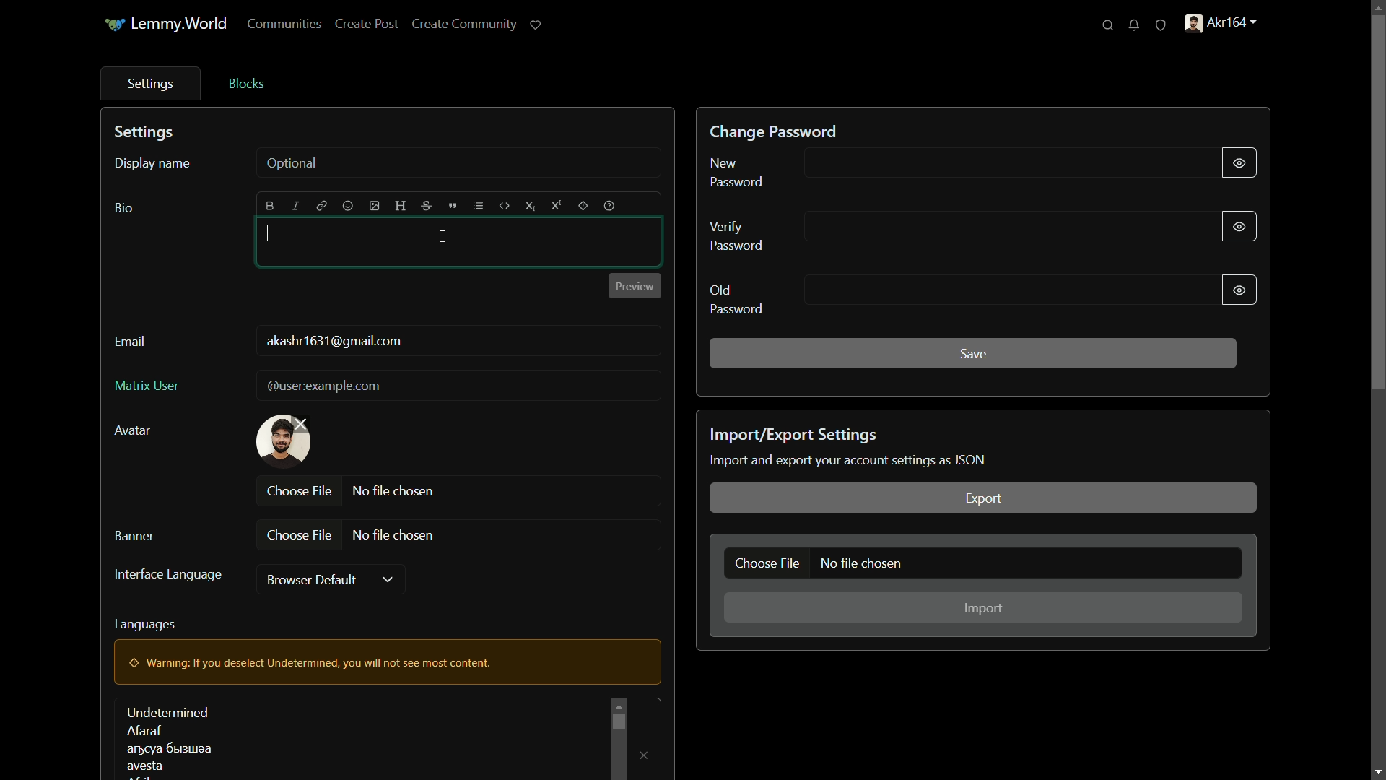 Image resolution: width=1386 pixels, height=780 pixels. I want to click on support lemmy.world, so click(536, 23).